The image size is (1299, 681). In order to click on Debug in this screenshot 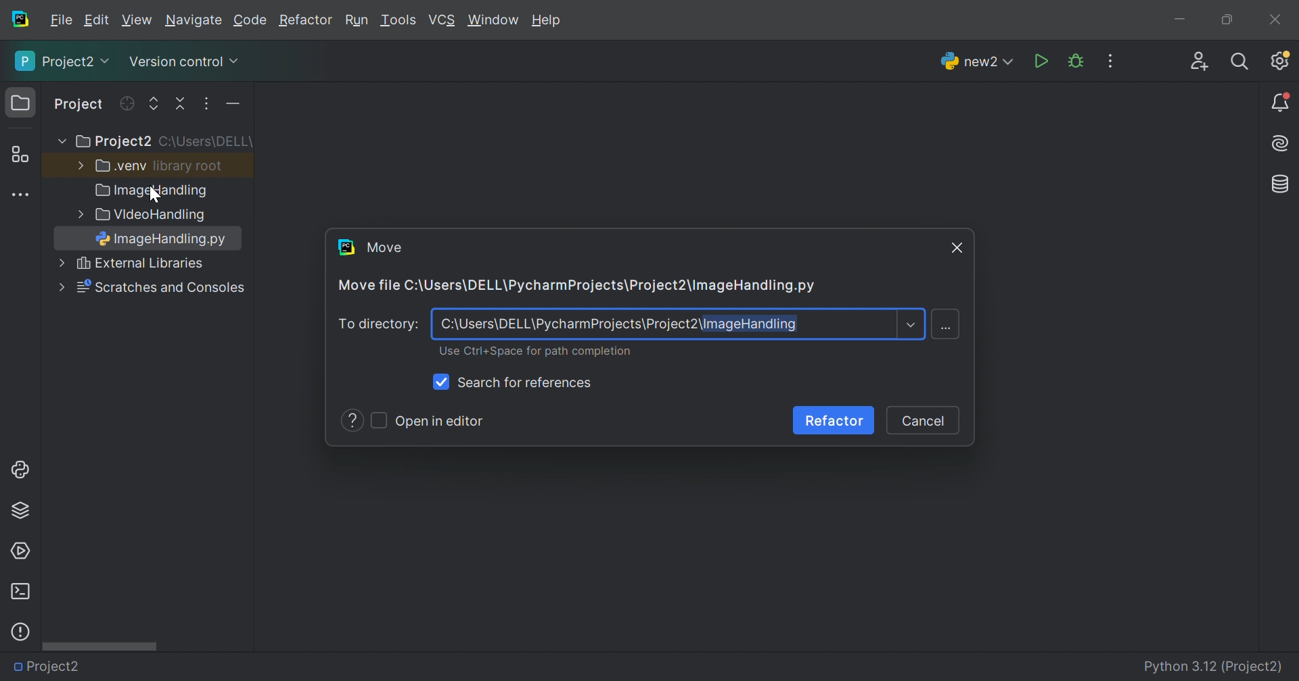, I will do `click(1076, 61)`.